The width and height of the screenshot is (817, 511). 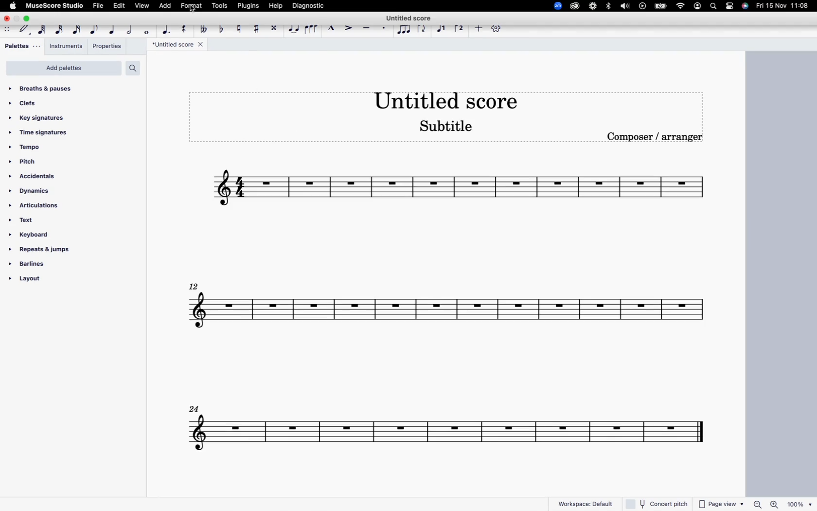 What do you see at coordinates (118, 5) in the screenshot?
I see `edit` at bounding box center [118, 5].